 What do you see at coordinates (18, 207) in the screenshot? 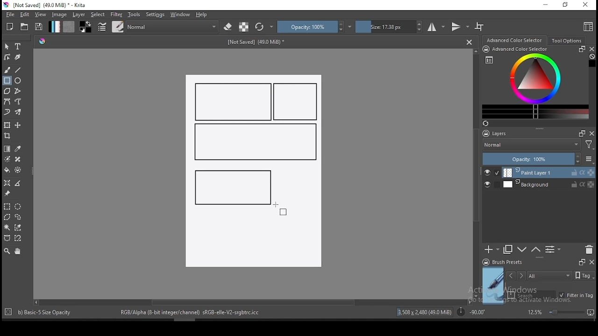
I see `elliptical selection tool` at bounding box center [18, 207].